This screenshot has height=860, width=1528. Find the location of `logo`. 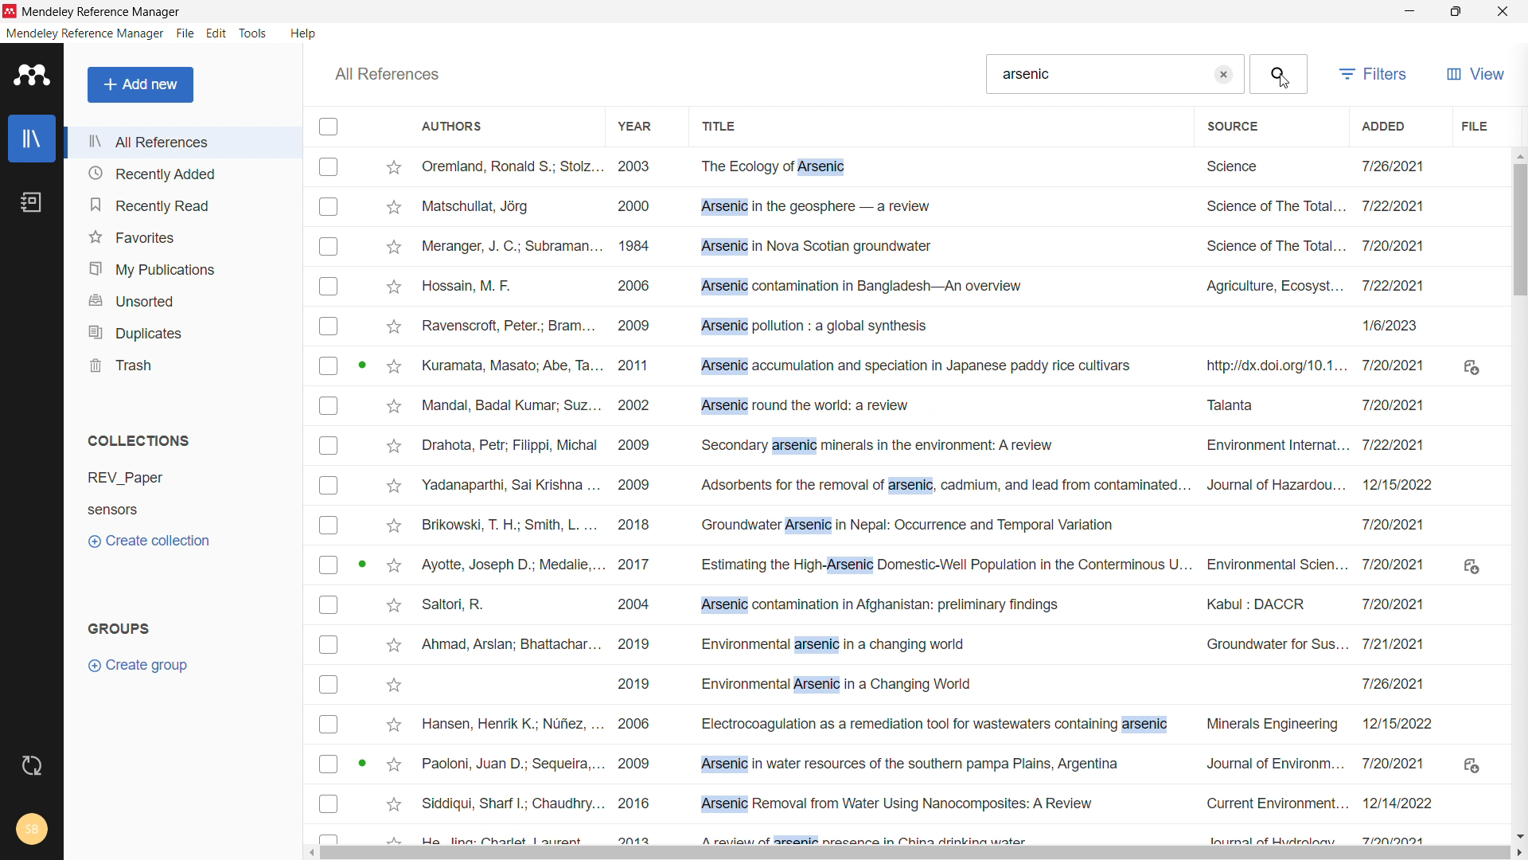

logo is located at coordinates (10, 11).